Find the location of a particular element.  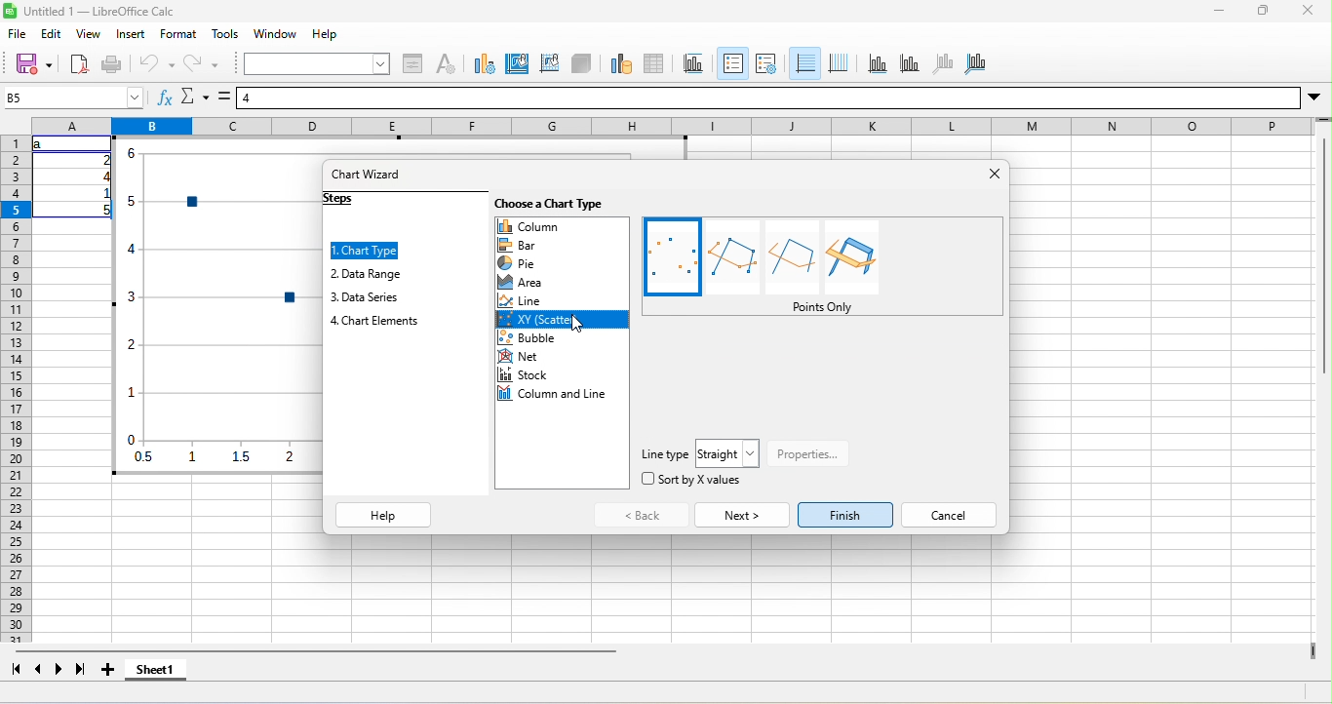

data table is located at coordinates (654, 65).